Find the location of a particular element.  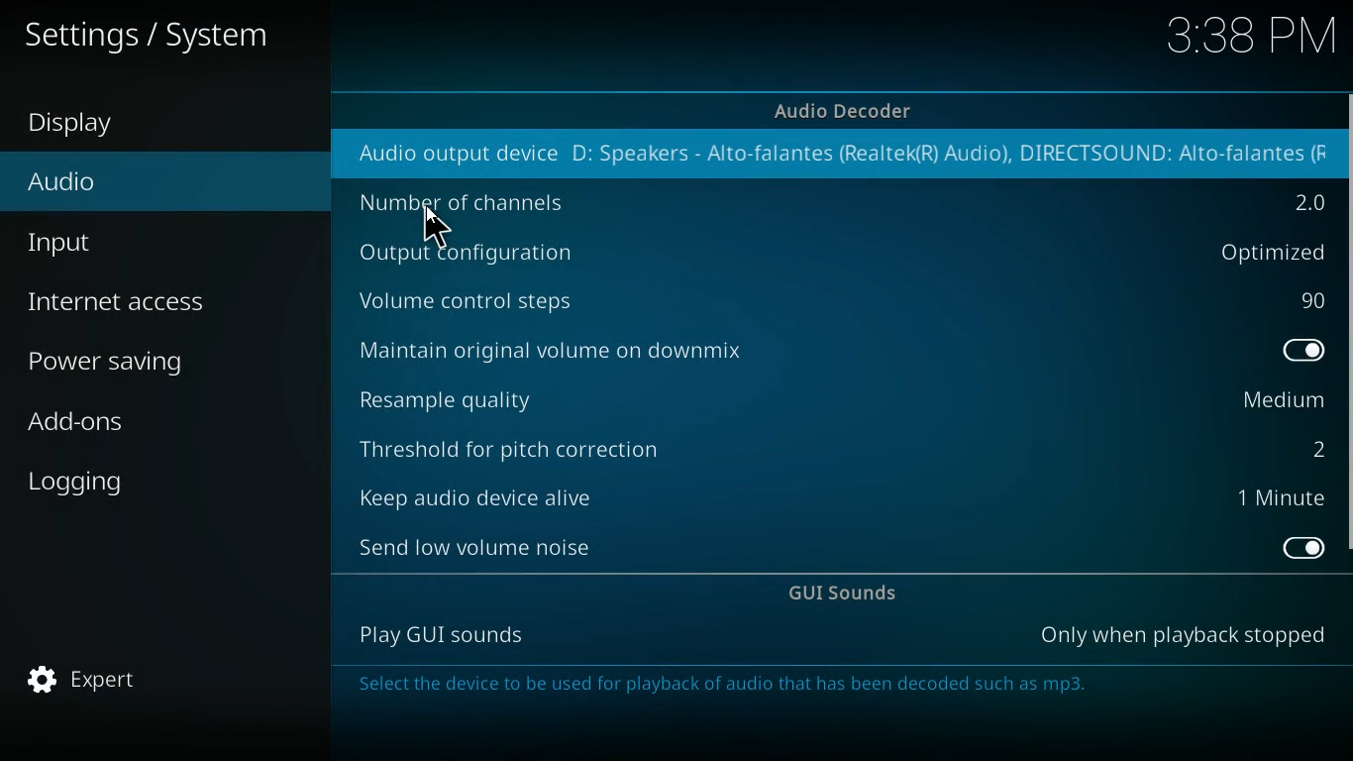

send low volume noise is located at coordinates (480, 545).